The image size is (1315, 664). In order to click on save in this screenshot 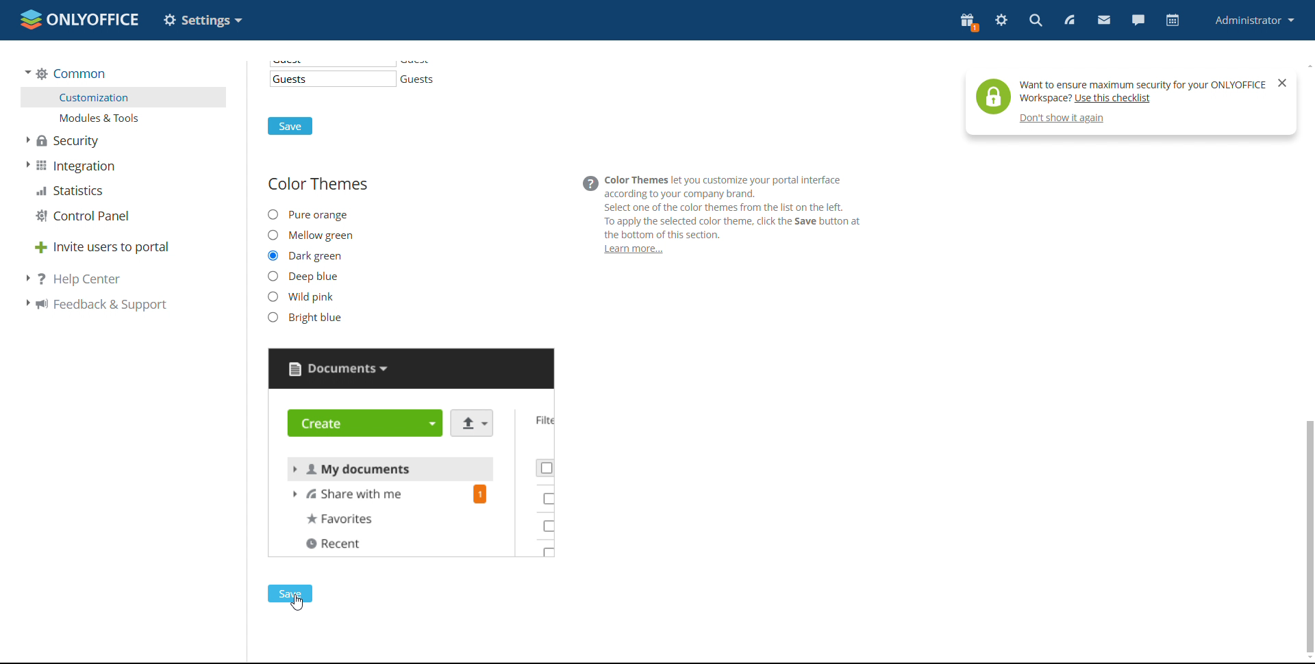, I will do `click(290, 593)`.